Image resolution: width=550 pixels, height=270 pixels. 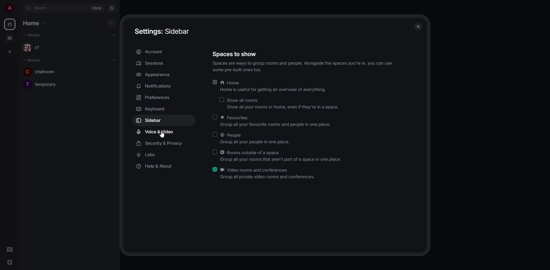 What do you see at coordinates (153, 75) in the screenshot?
I see `appearance` at bounding box center [153, 75].